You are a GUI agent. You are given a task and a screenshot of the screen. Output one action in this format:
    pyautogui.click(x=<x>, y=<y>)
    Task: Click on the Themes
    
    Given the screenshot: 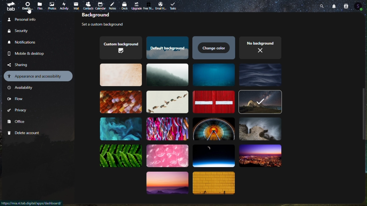 What is the action you would take?
    pyautogui.click(x=120, y=102)
    